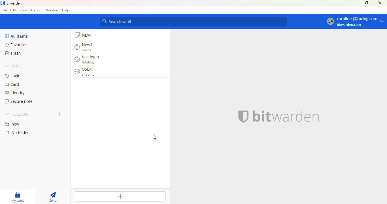  Describe the element at coordinates (52, 197) in the screenshot. I see `send` at that location.